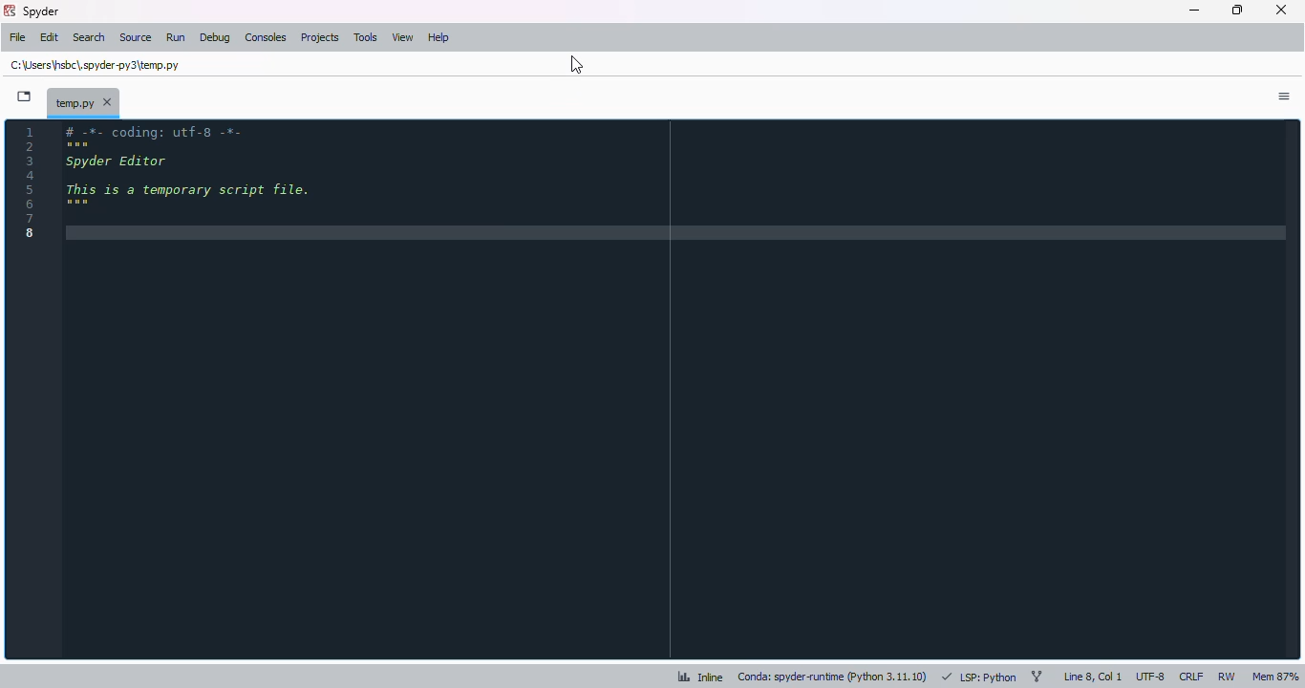  Describe the element at coordinates (978, 676) in the screenshot. I see `LSP: python` at that location.